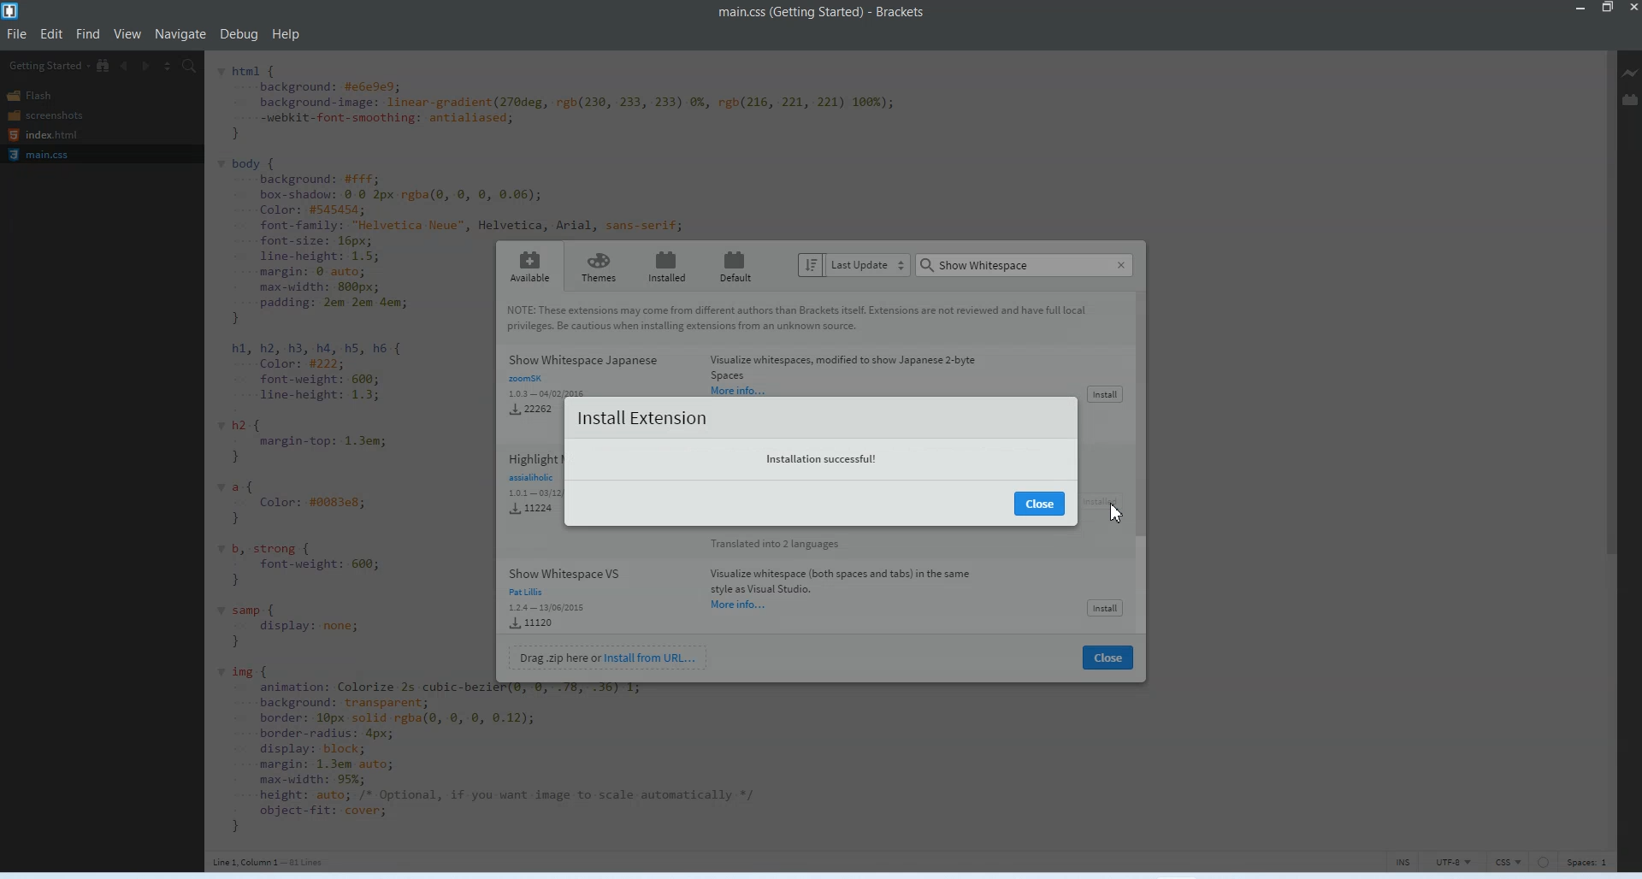 The image size is (1642, 879). I want to click on Spaces 1, so click(1589, 861).